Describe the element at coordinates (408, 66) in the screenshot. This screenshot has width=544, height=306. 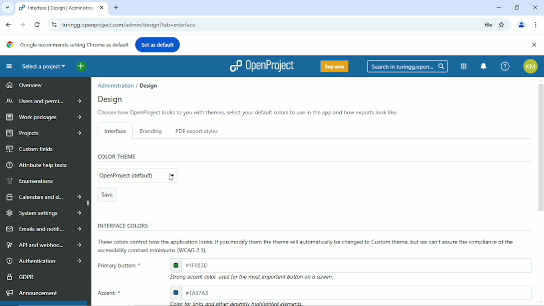
I see ` Search in turingg.open...` at that location.